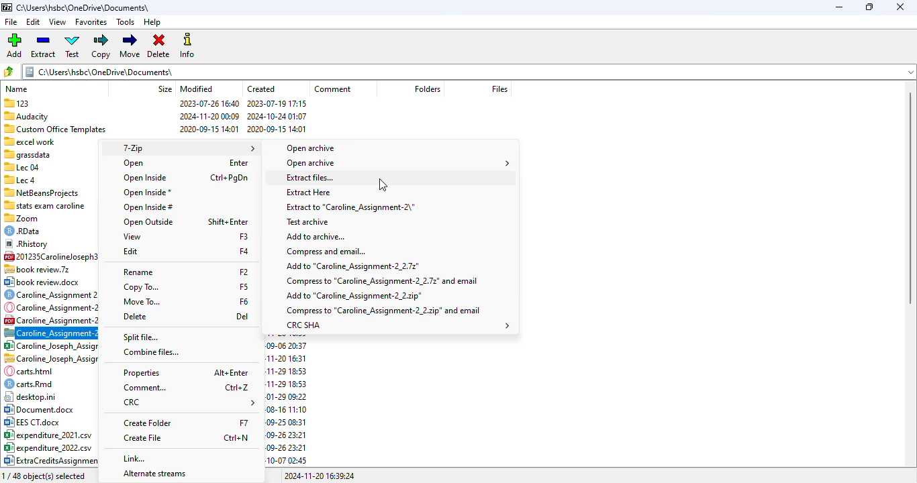 The image size is (917, 483). Describe the element at coordinates (245, 252) in the screenshot. I see `shortcut for edit` at that location.